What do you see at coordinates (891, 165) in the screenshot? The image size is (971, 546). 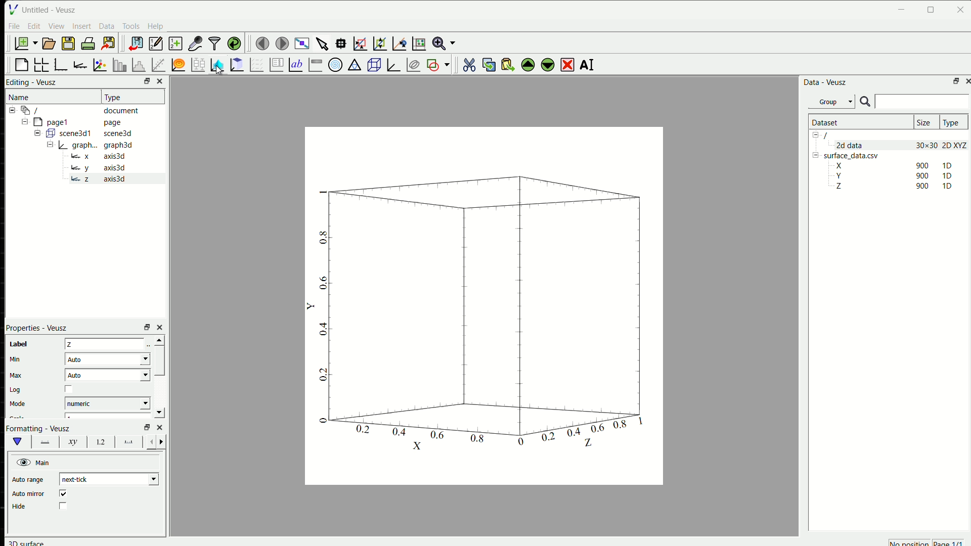 I see `X 900 1D` at bounding box center [891, 165].